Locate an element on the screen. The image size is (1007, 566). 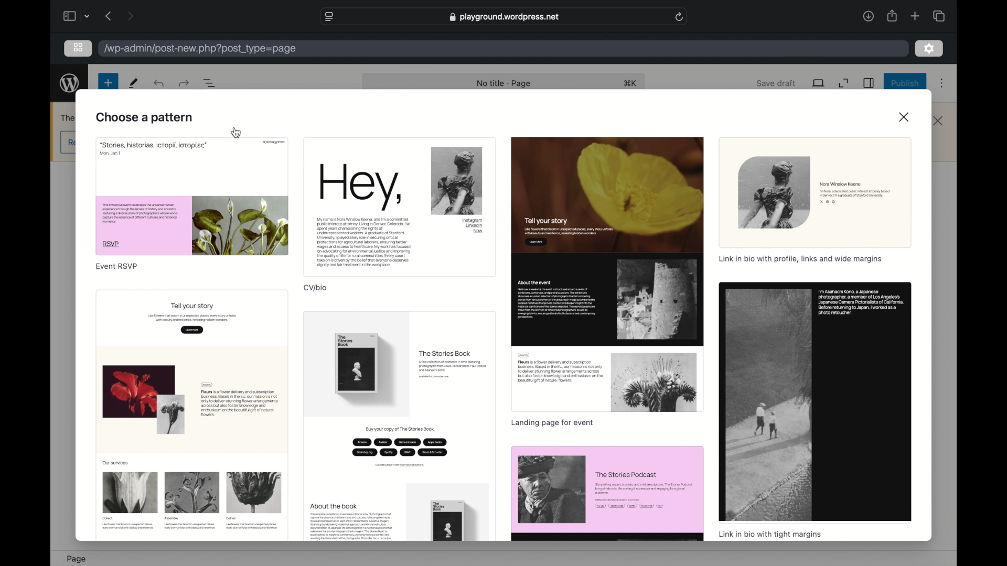
save draft is located at coordinates (776, 83).